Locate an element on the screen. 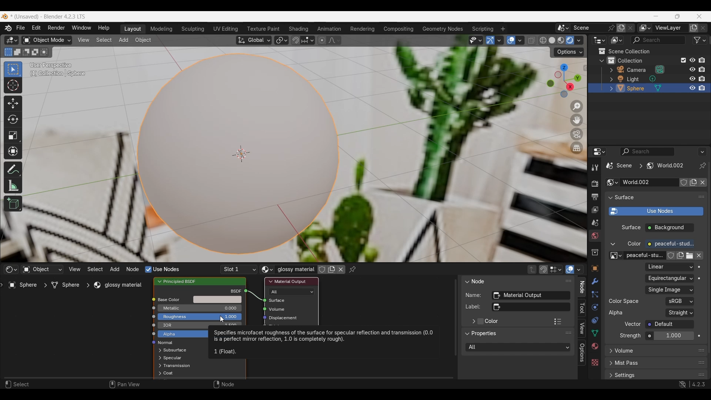 The width and height of the screenshot is (711, 400). File menu is located at coordinates (20, 28).